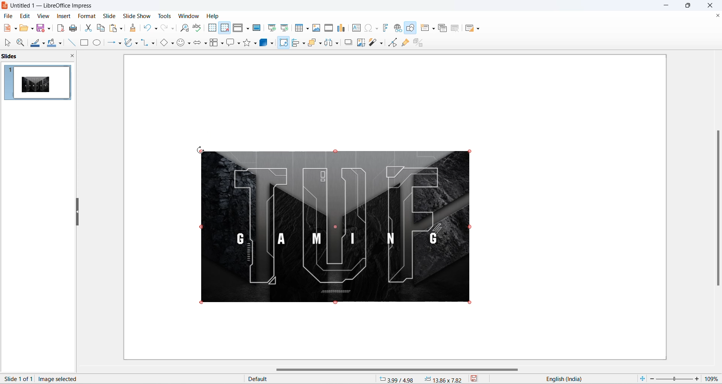  What do you see at coordinates (284, 40) in the screenshot?
I see `cursor` at bounding box center [284, 40].